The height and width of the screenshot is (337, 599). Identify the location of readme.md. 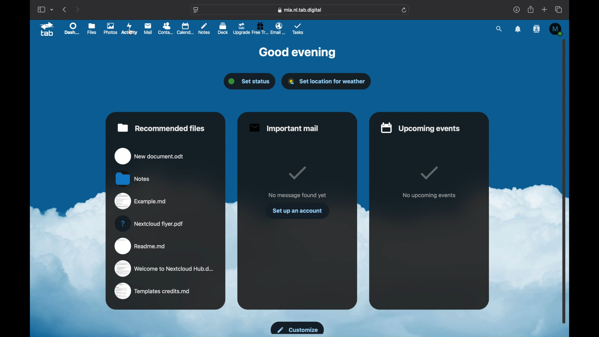
(140, 246).